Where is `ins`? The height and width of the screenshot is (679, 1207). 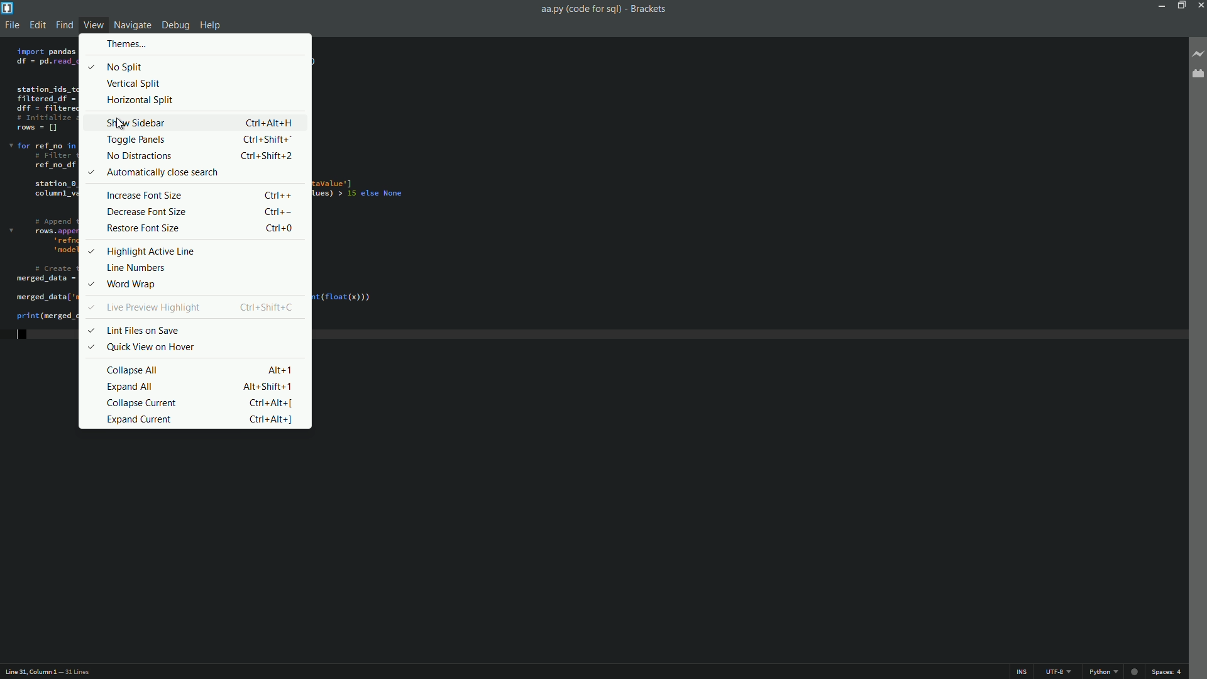 ins is located at coordinates (1023, 672).